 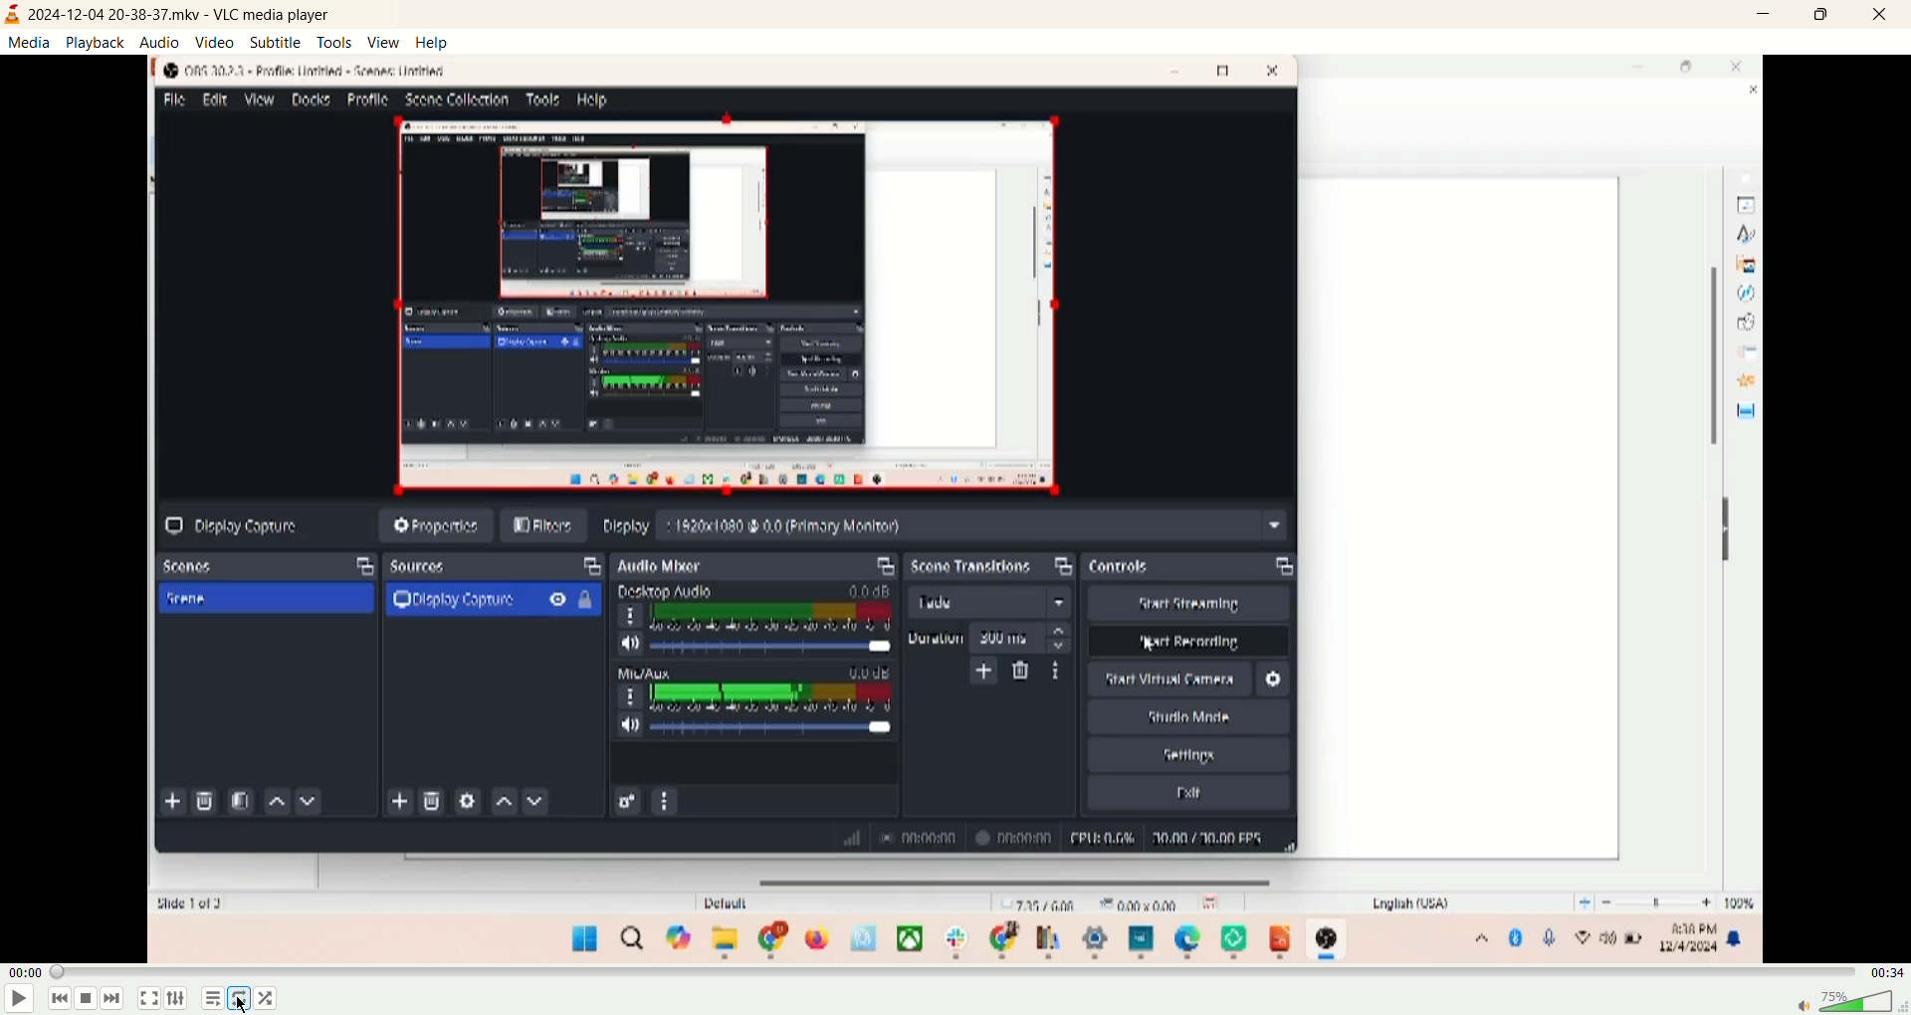 What do you see at coordinates (1829, 14) in the screenshot?
I see `maximize` at bounding box center [1829, 14].